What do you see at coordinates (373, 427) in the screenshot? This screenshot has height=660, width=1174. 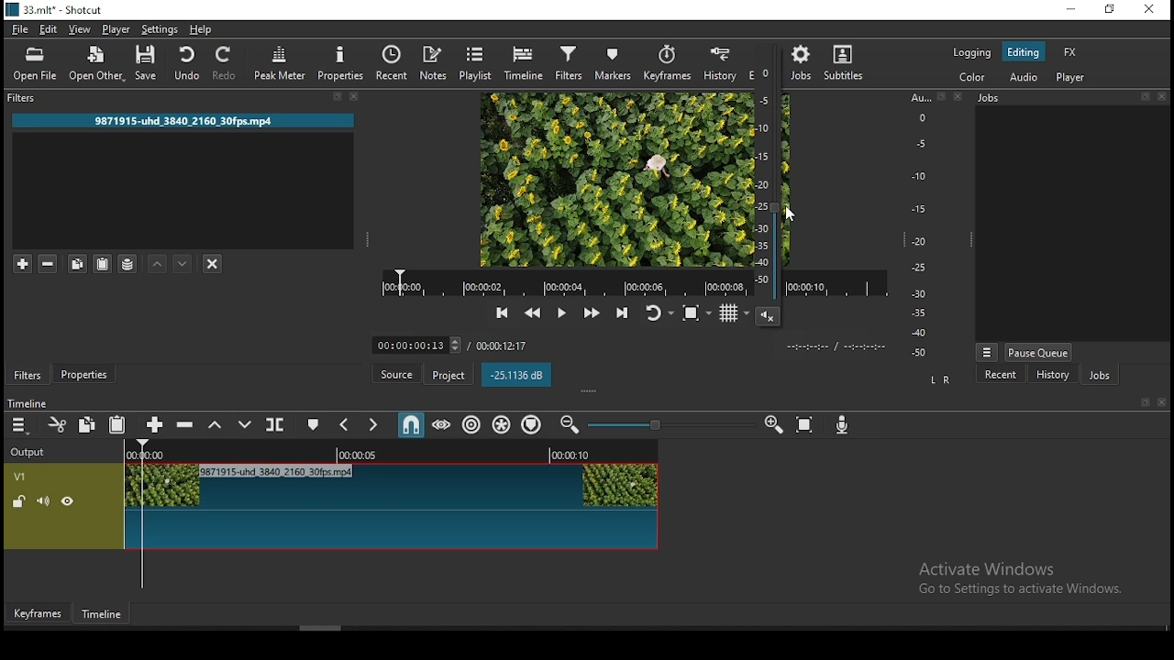 I see `next marker` at bounding box center [373, 427].